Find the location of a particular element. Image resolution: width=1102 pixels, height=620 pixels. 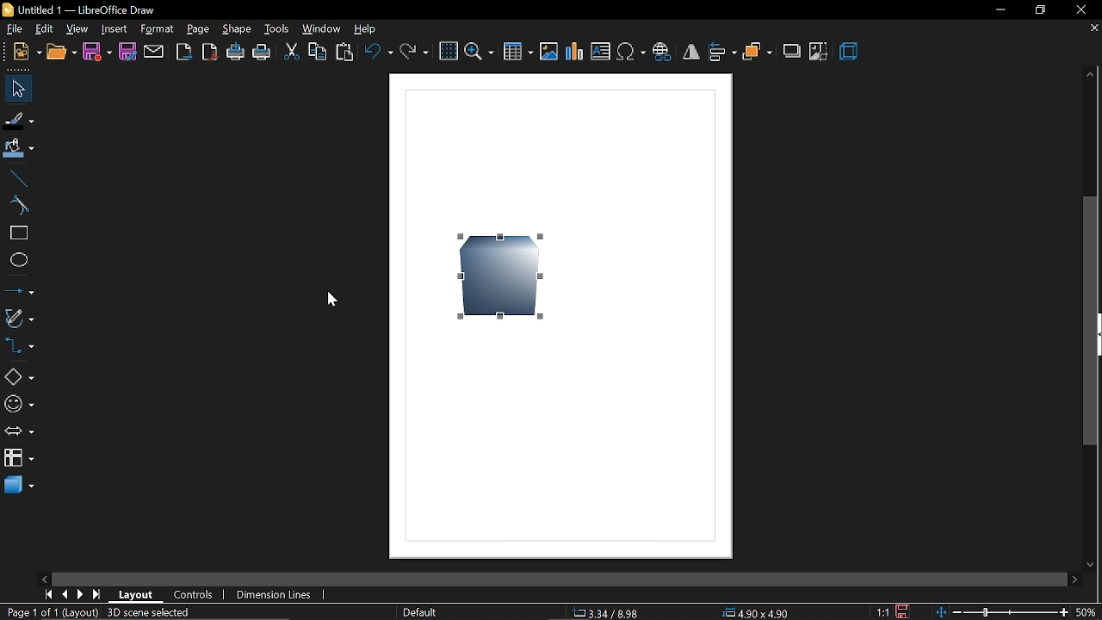

change zoom is located at coordinates (999, 613).